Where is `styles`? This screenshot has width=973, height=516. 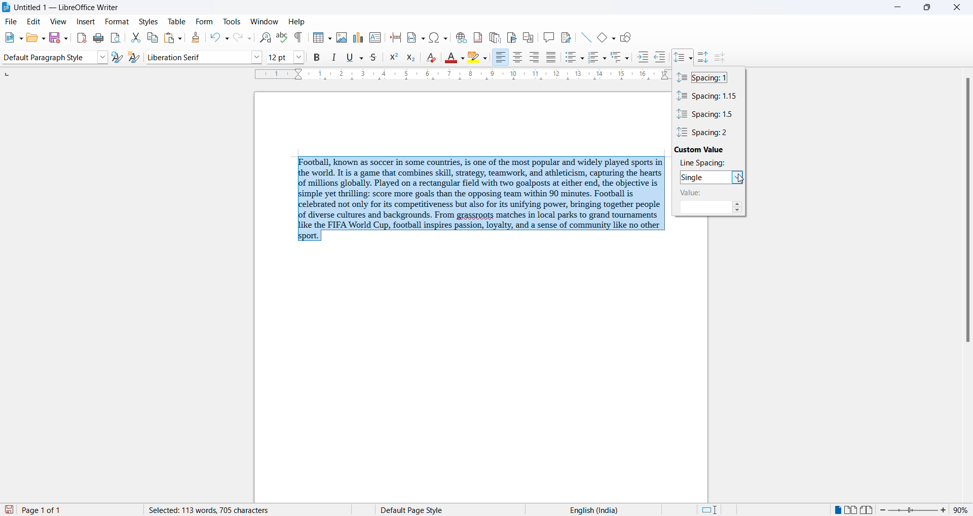
styles is located at coordinates (148, 22).